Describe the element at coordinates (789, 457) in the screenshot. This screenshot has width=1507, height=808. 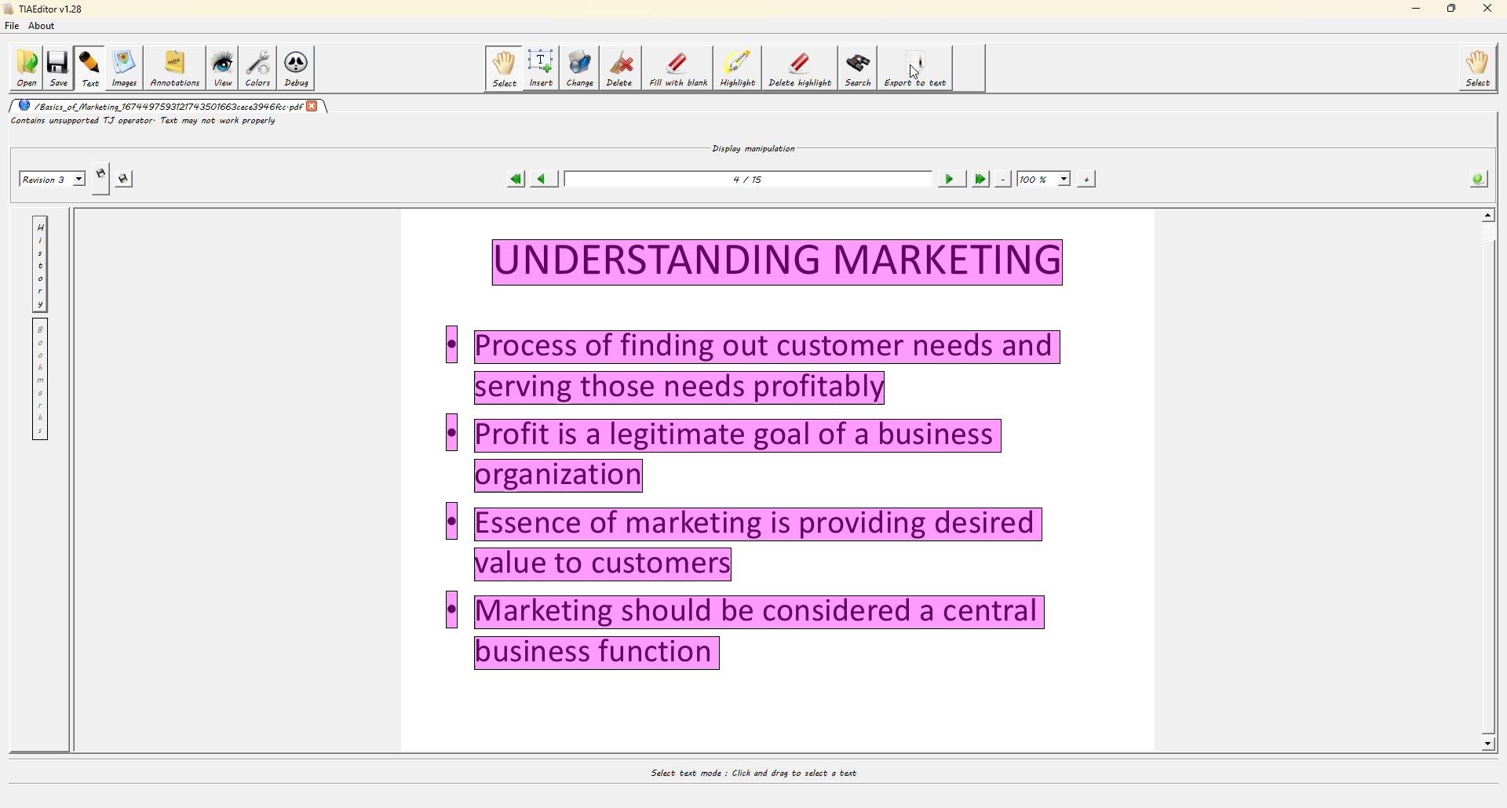
I see `4 Process of finding out customer needs and4 Profit i a legitimate goal of a business.4 [Essence of marketing 1s providing desired4 Marketing should be considered a central business function.` at that location.